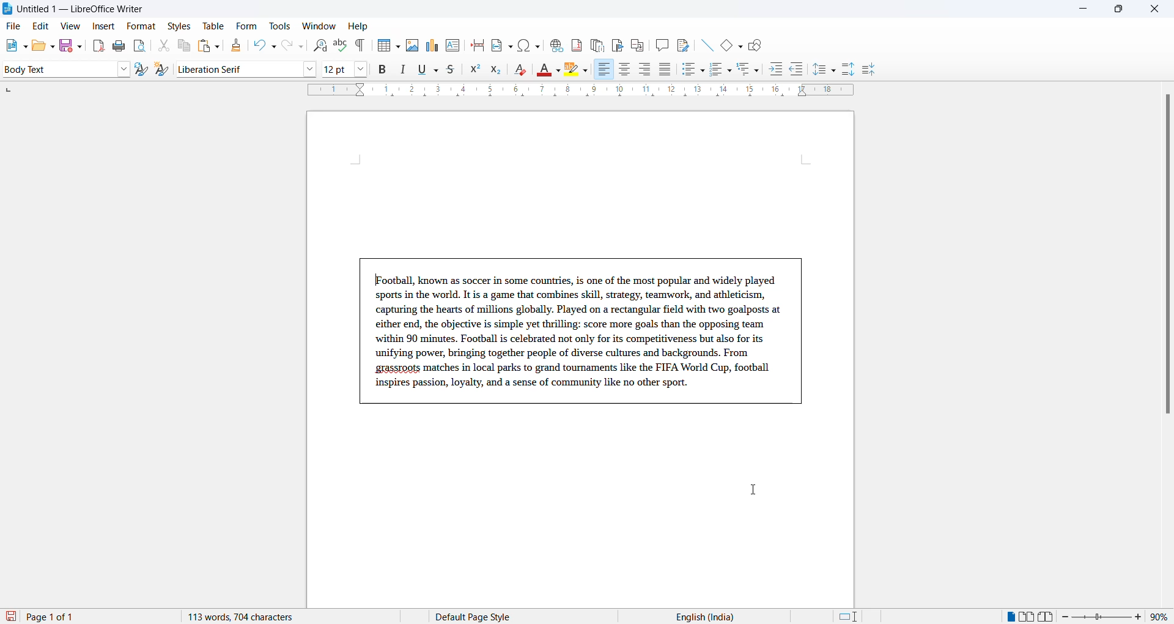 Image resolution: width=1174 pixels, height=624 pixels. What do you see at coordinates (234, 45) in the screenshot?
I see `clone formatting` at bounding box center [234, 45].